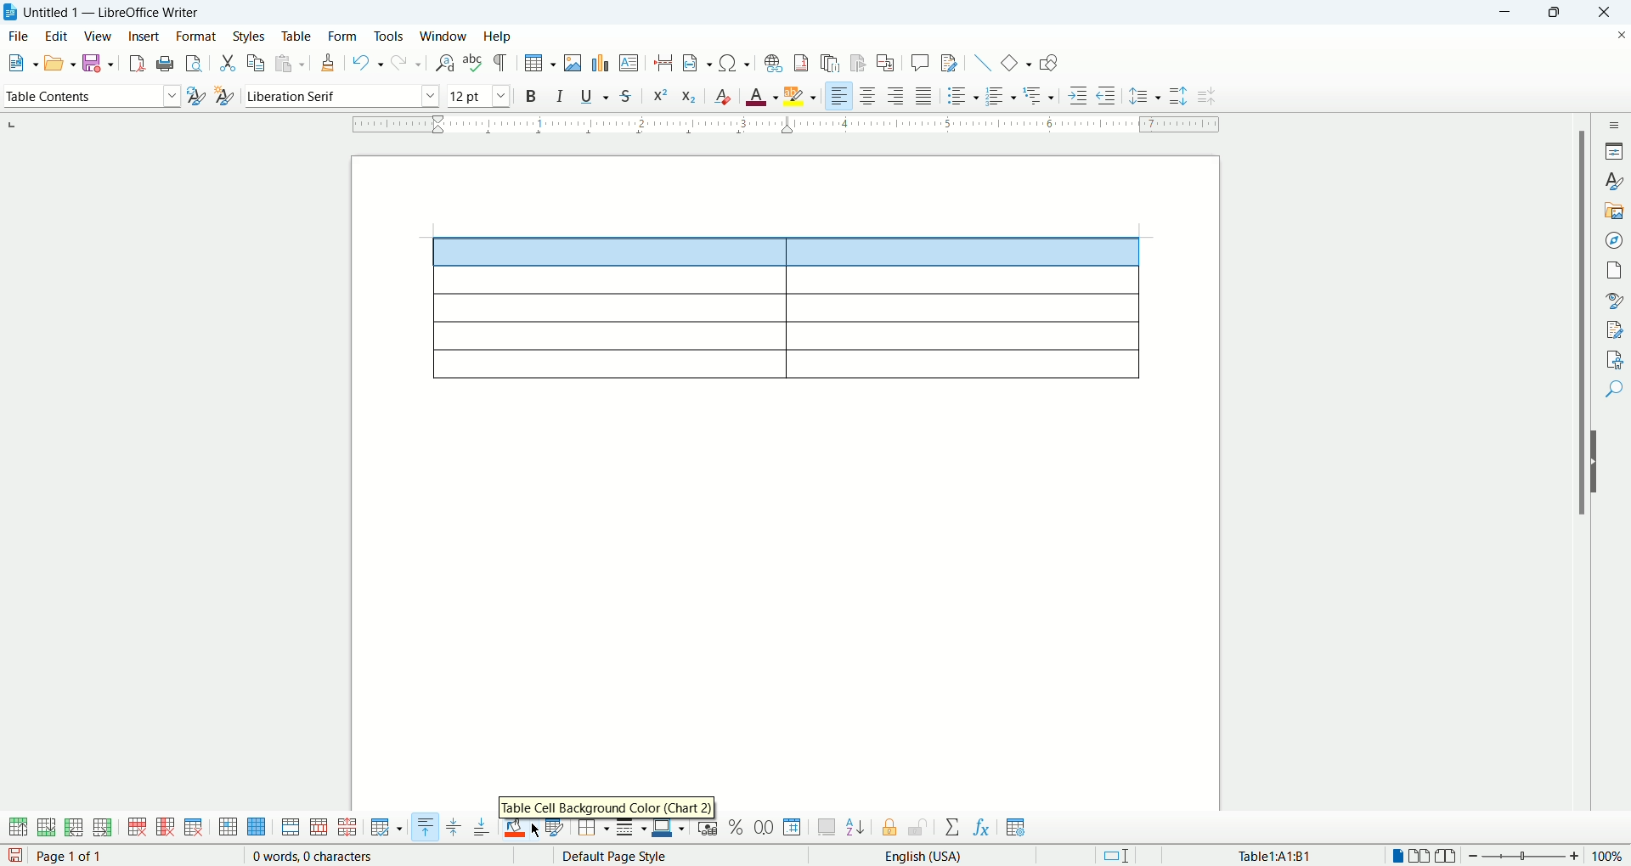 This screenshot has width=1631, height=866. Describe the element at coordinates (328, 61) in the screenshot. I see `clone formatting` at that location.